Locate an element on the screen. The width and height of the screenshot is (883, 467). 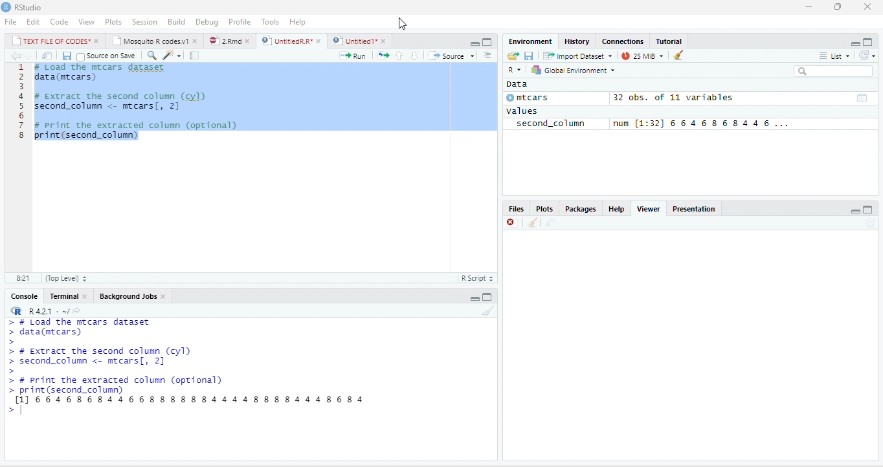
Session is located at coordinates (143, 21).